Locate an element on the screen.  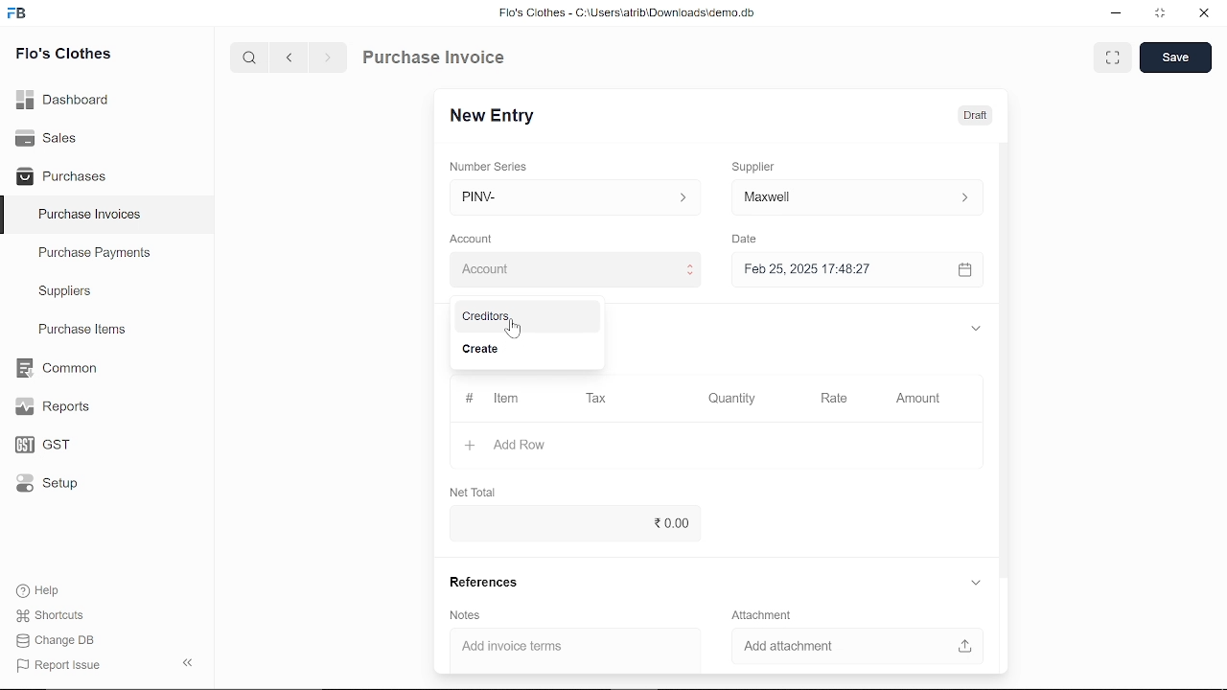
+ Add Row is located at coordinates (499, 444).